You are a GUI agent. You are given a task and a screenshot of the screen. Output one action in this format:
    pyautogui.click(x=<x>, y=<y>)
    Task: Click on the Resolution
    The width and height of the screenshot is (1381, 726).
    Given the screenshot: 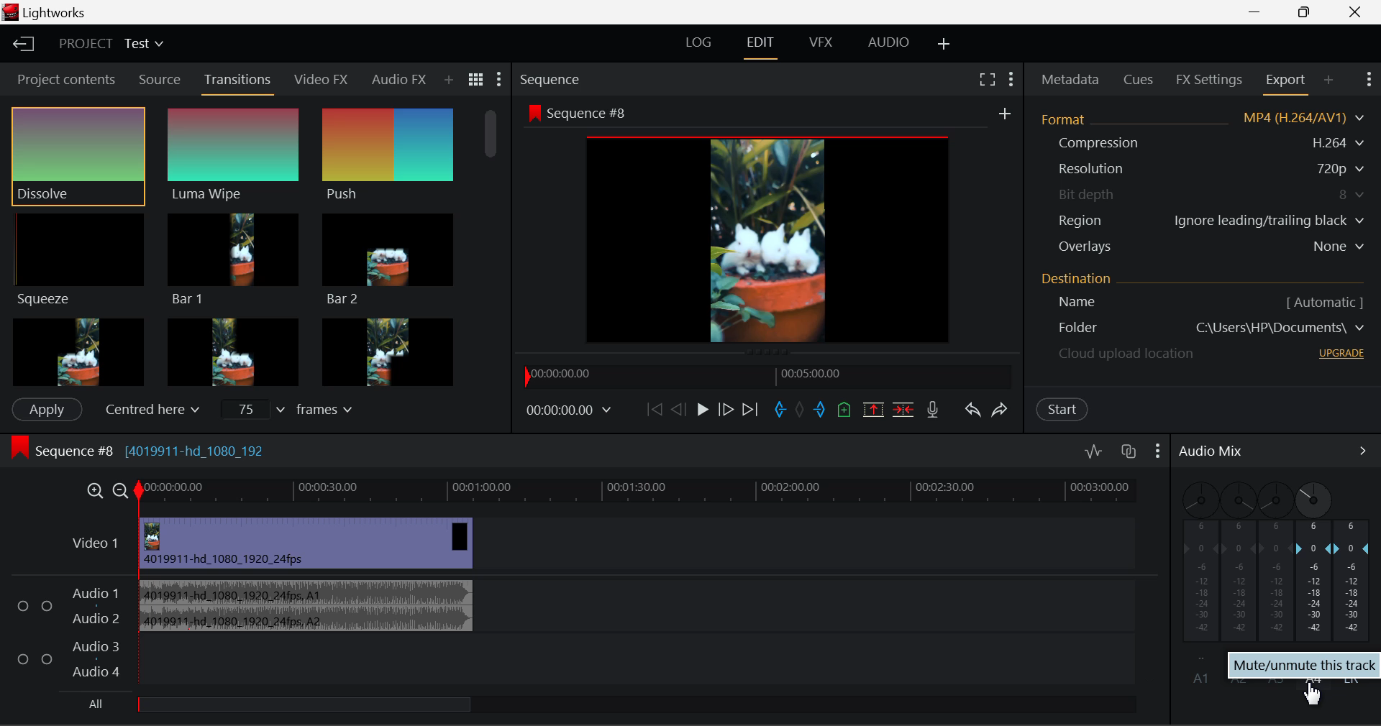 What is the action you would take?
    pyautogui.click(x=1200, y=167)
    